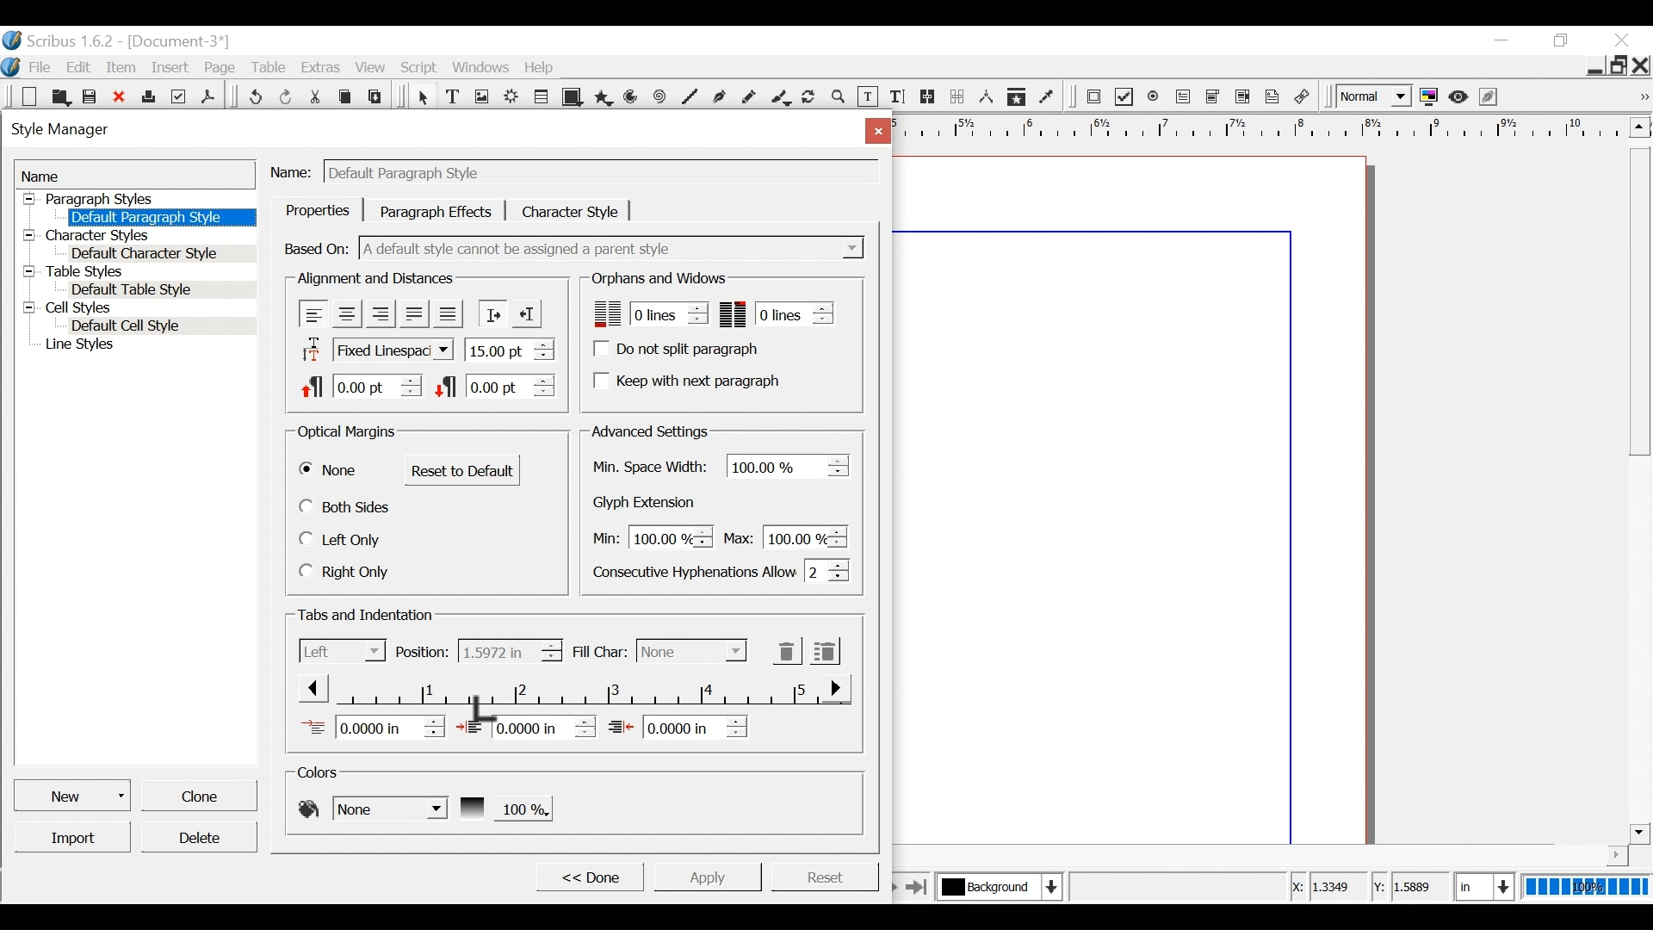  I want to click on Edit in Preview mode, so click(1490, 96).